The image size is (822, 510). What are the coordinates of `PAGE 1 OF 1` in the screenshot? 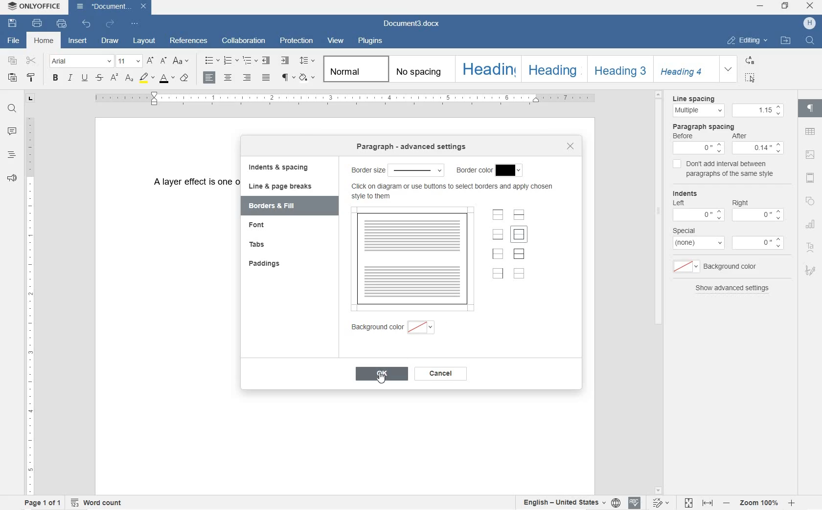 It's located at (42, 502).